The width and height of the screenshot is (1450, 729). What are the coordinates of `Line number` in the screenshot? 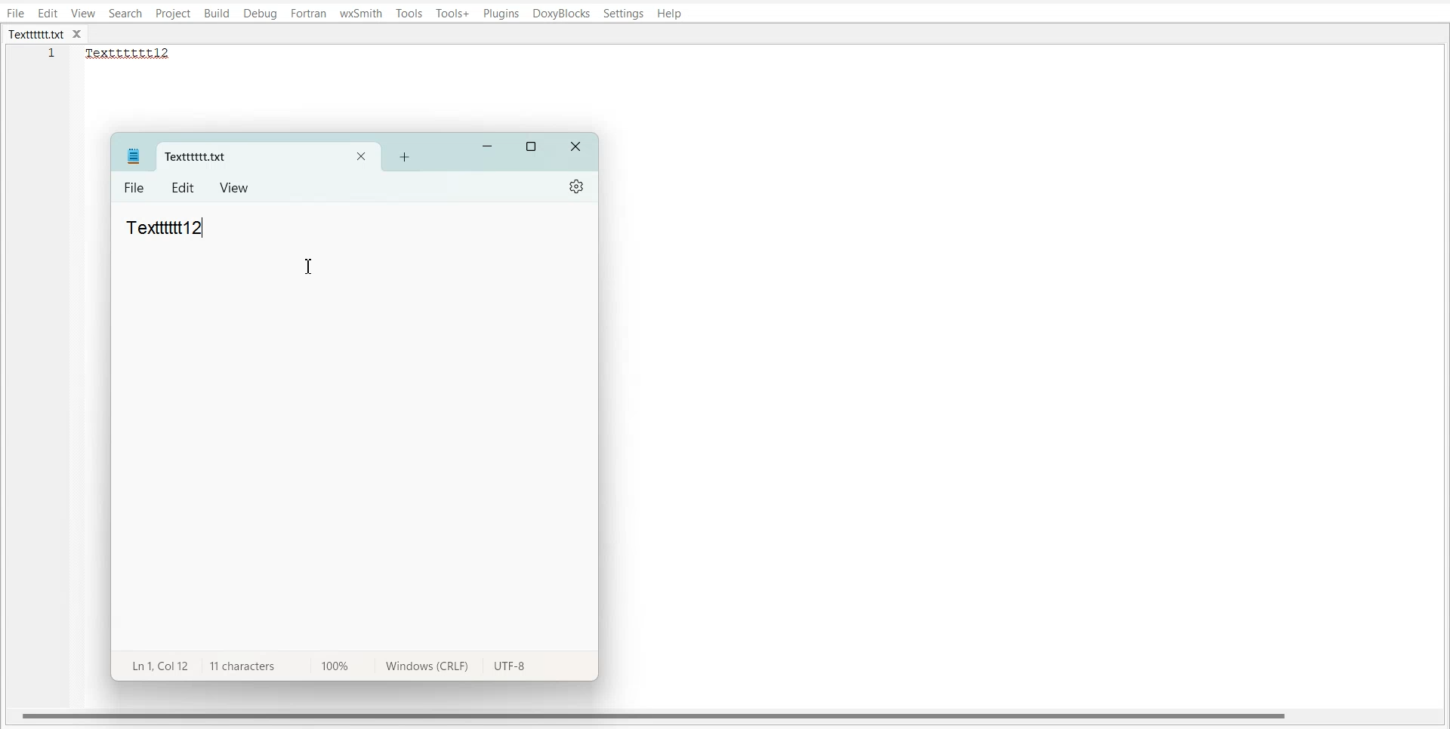 It's located at (53, 57).